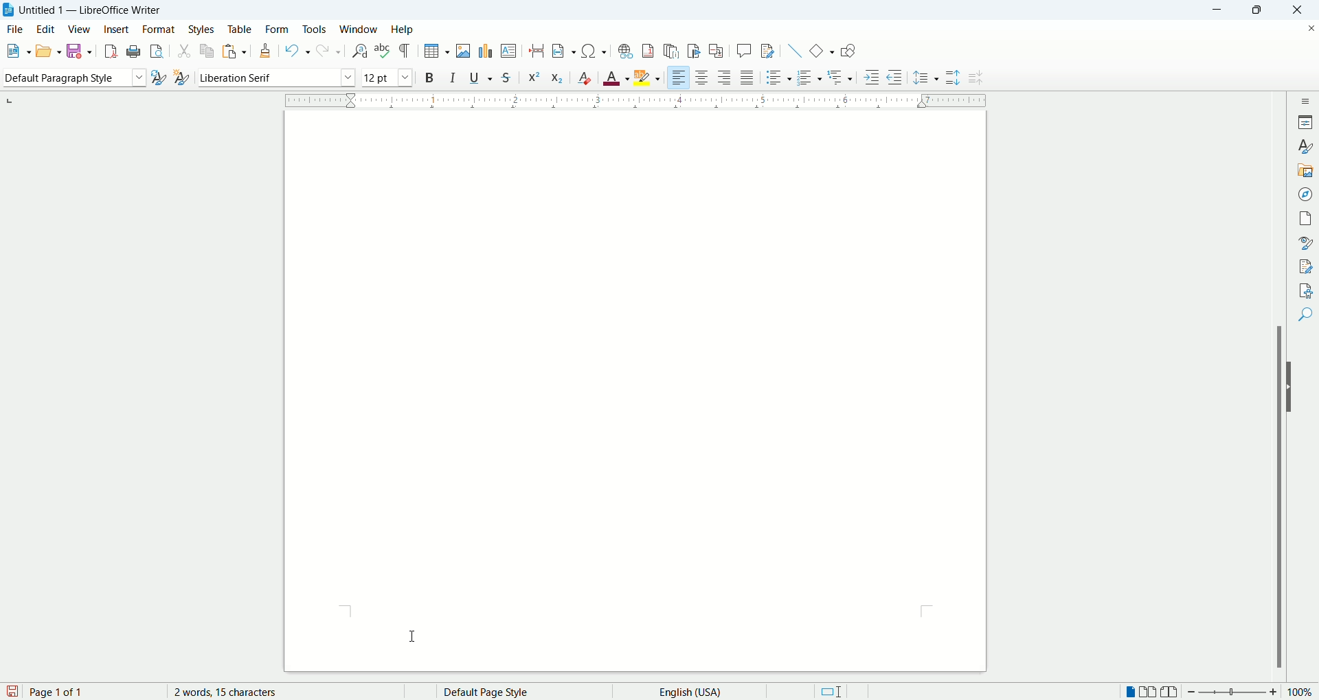 This screenshot has width=1319, height=700. I want to click on single page view, so click(1131, 693).